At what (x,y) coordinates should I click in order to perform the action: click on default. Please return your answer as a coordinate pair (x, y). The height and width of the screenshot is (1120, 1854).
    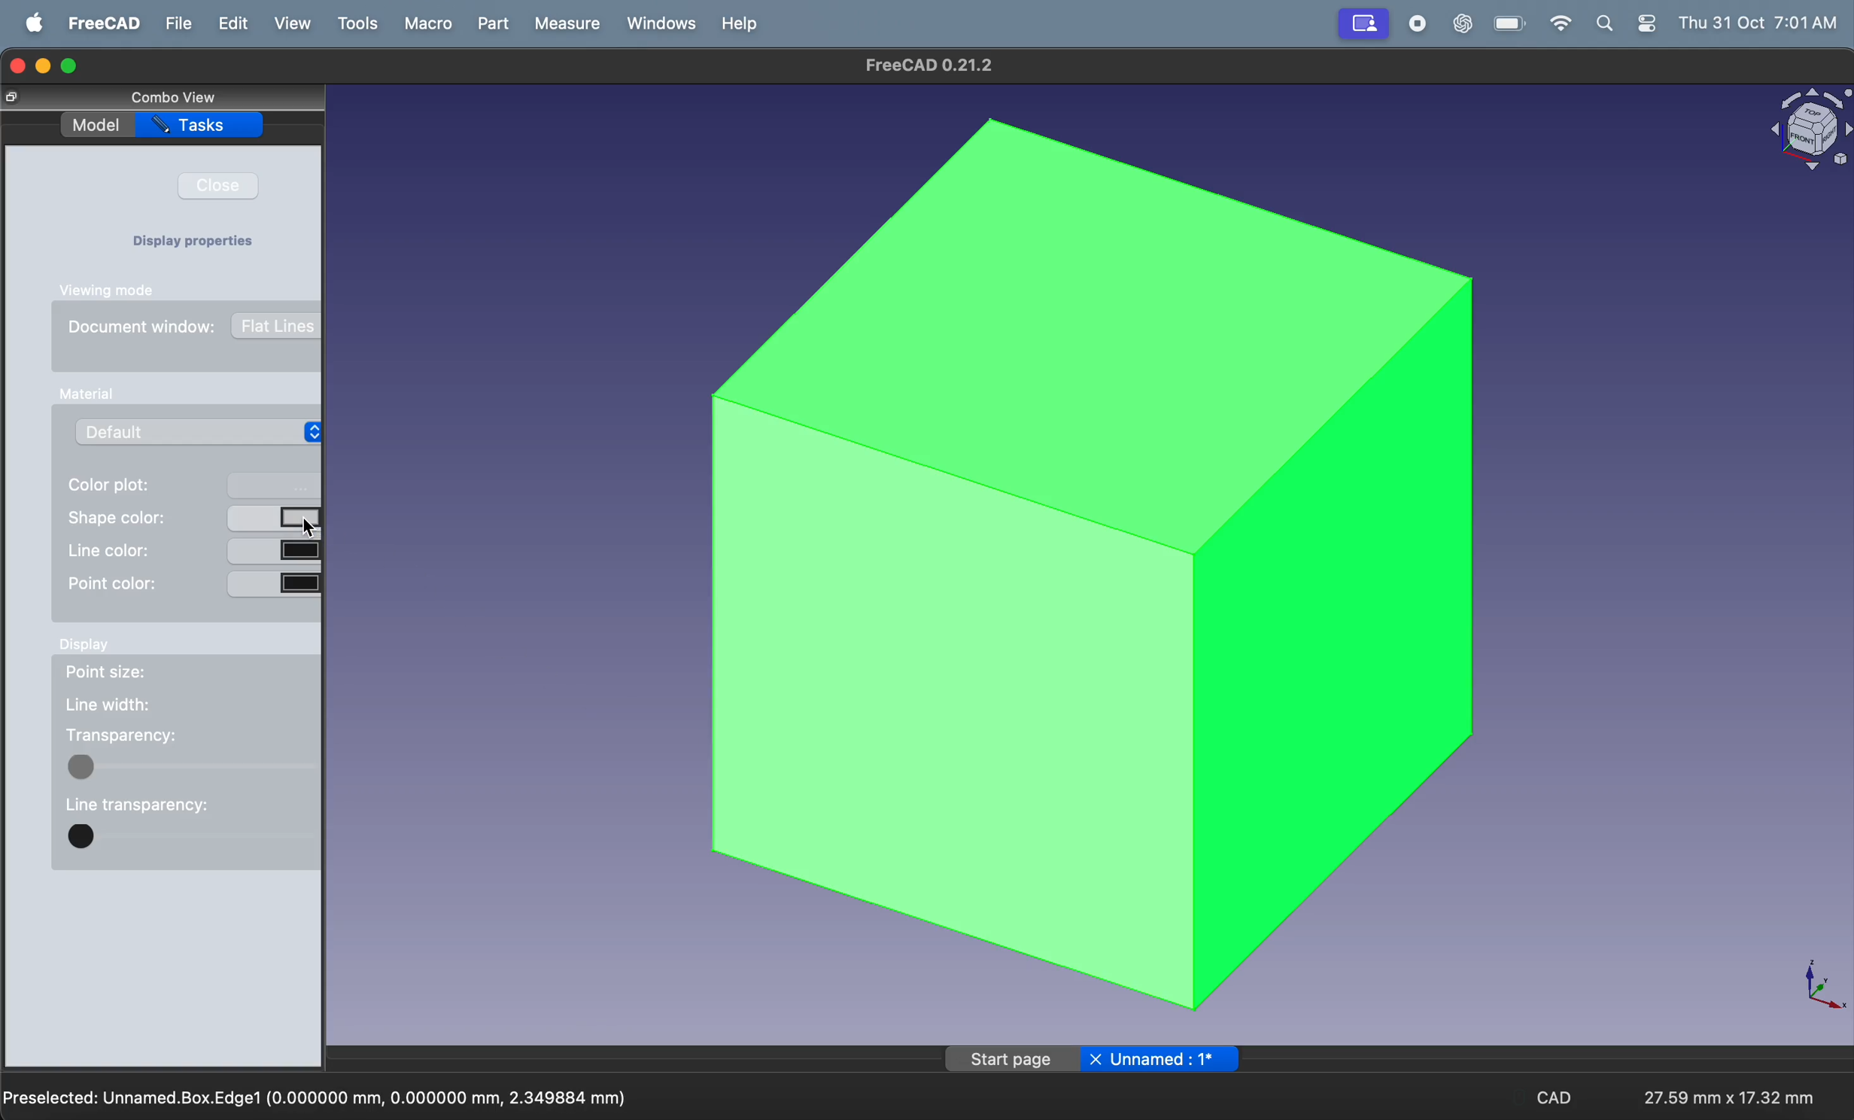
    Looking at the image, I should click on (205, 431).